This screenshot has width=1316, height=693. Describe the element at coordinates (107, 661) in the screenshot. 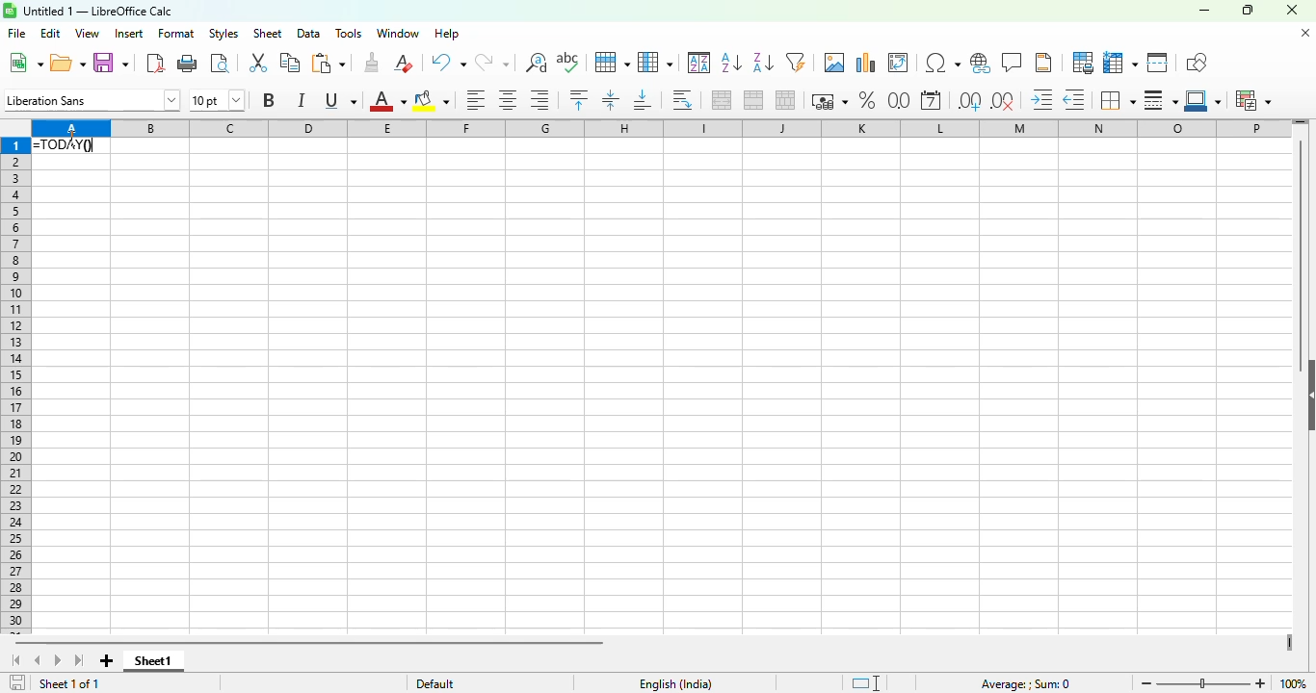

I see `add new page` at that location.